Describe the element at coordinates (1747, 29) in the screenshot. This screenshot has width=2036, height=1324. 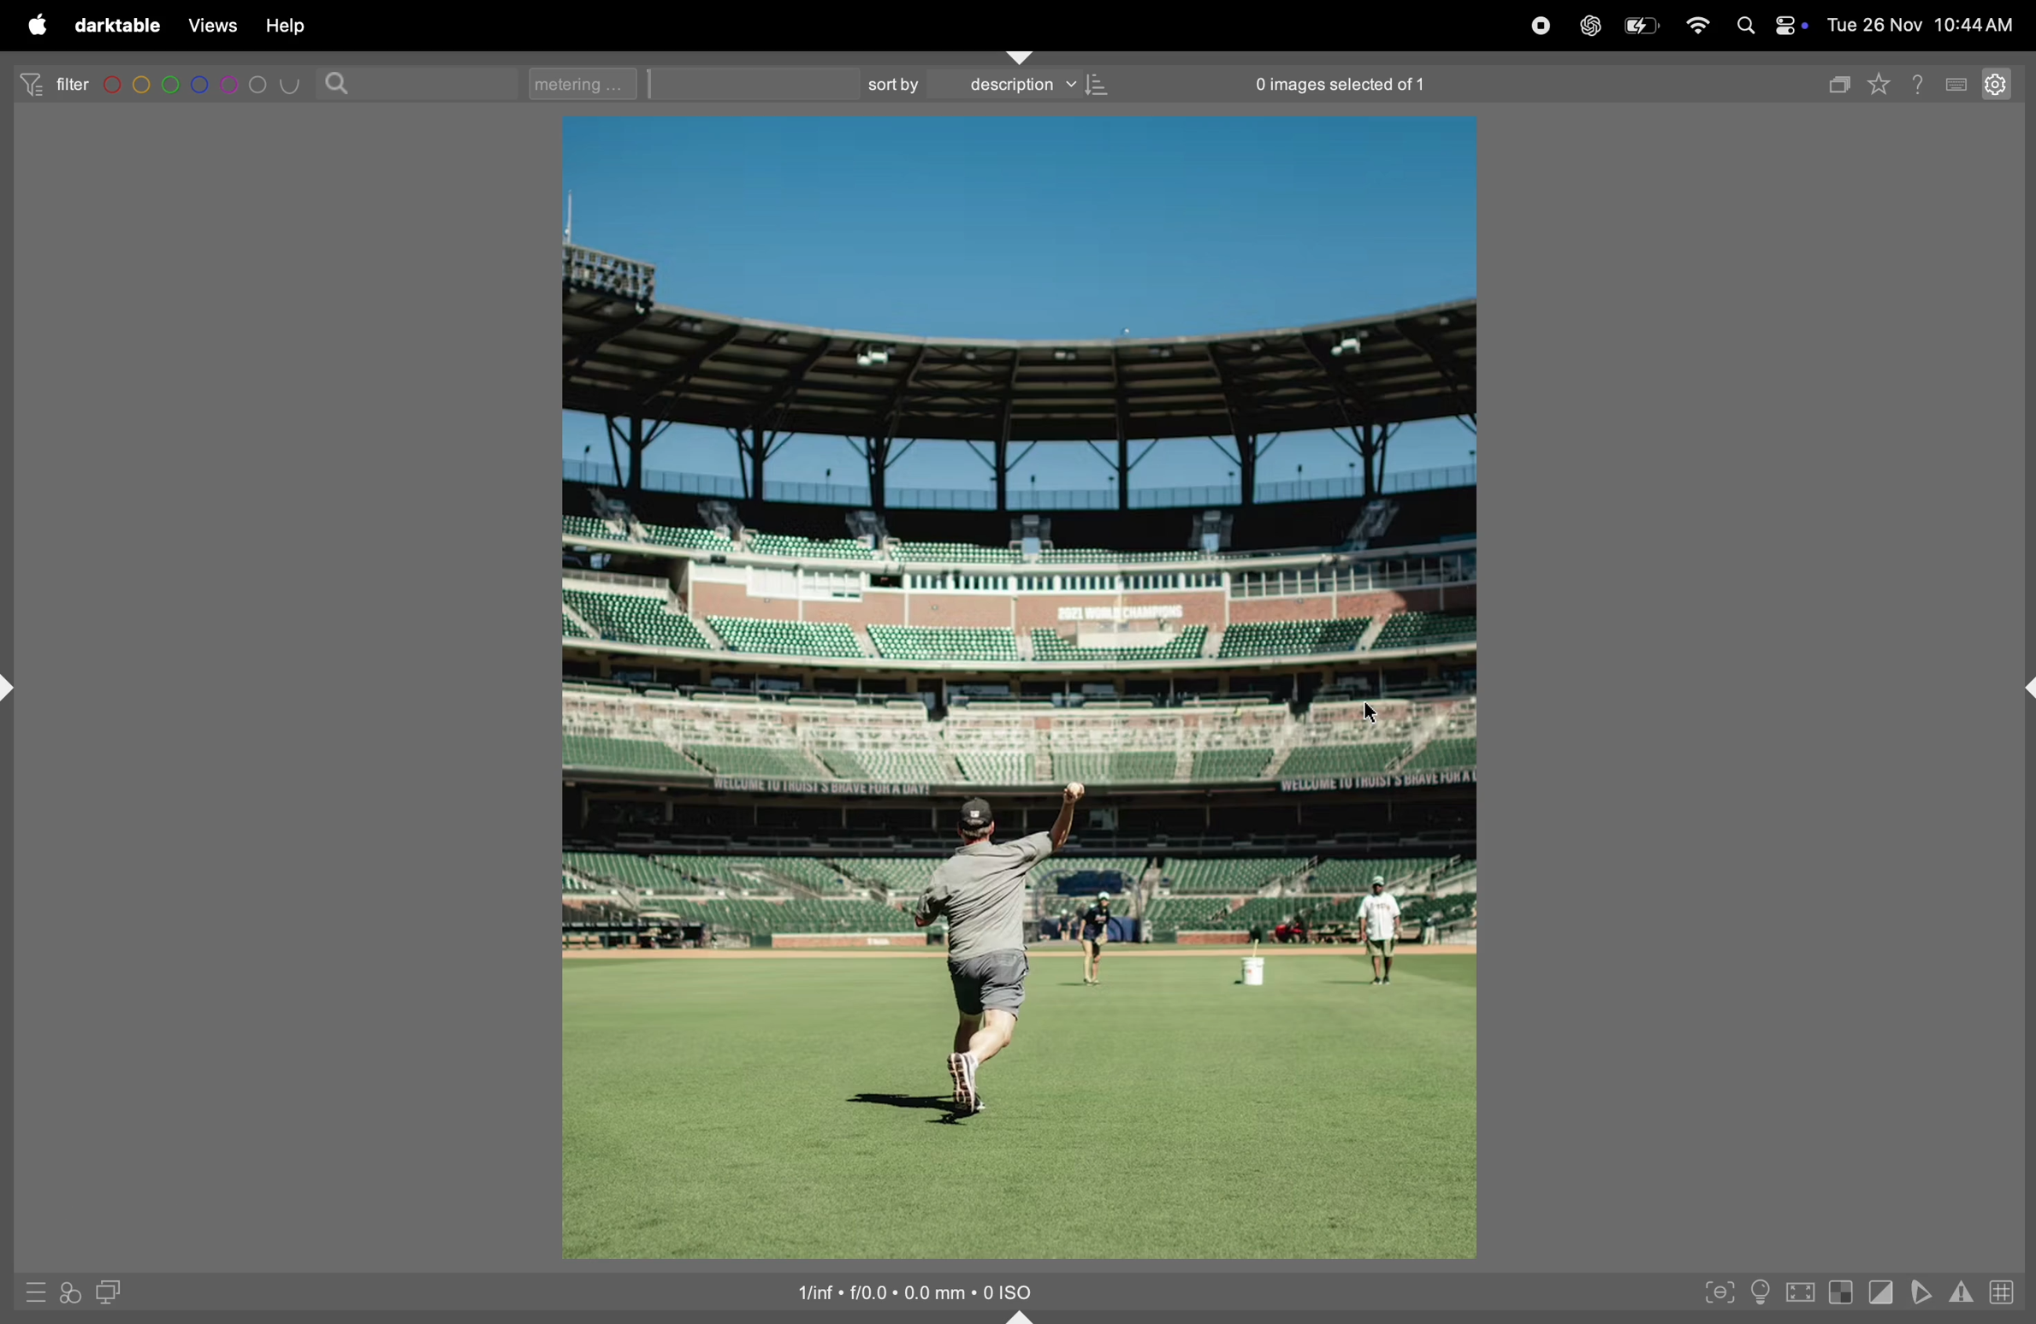
I see `spotlight search` at that location.